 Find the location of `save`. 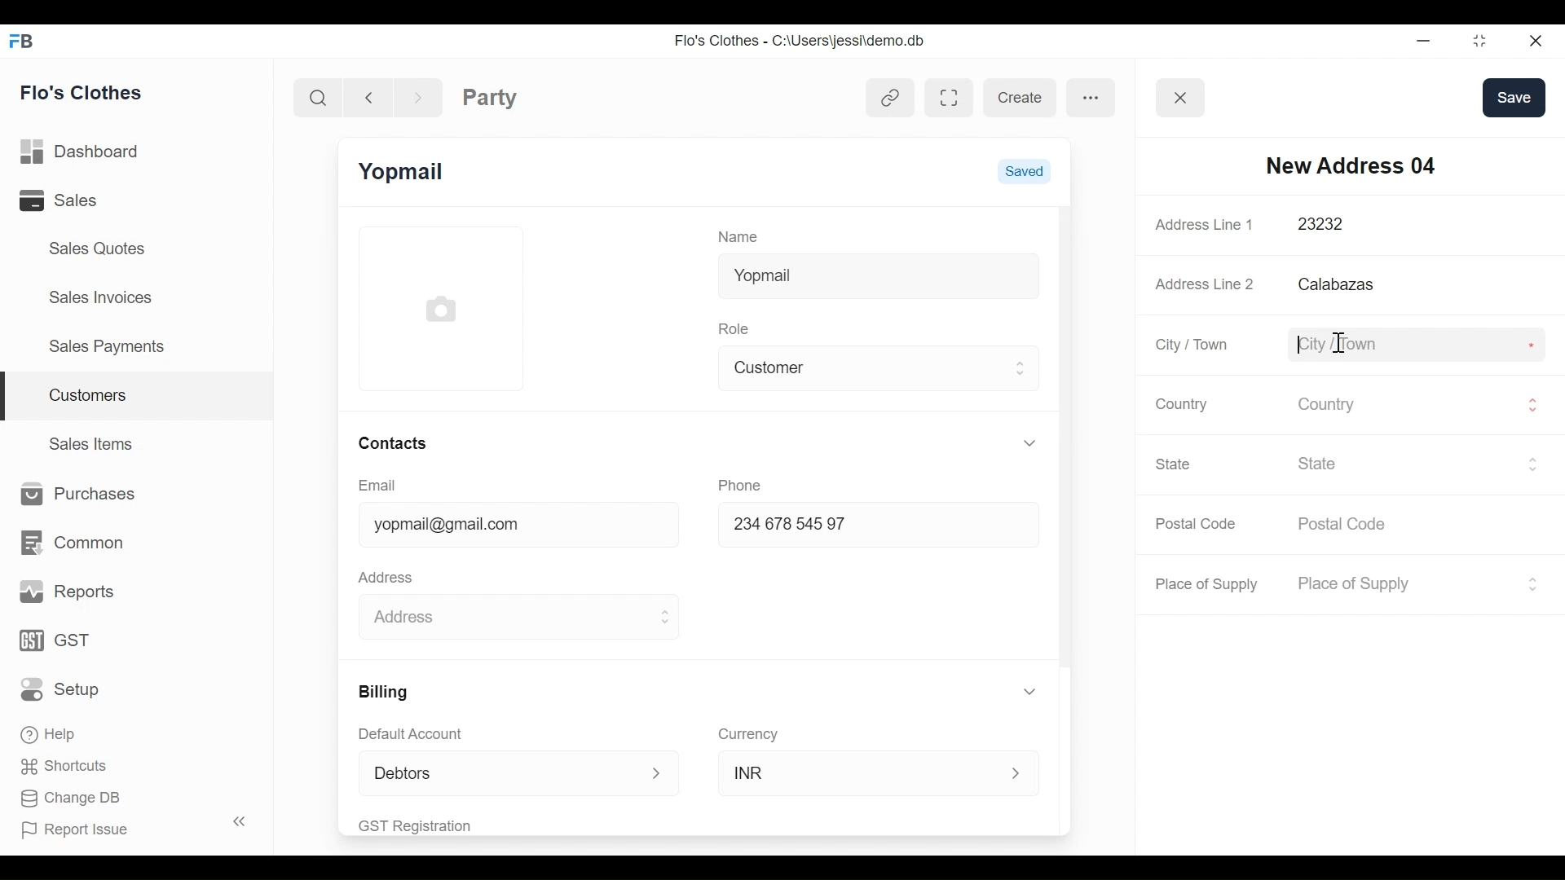

save is located at coordinates (1514, 97).